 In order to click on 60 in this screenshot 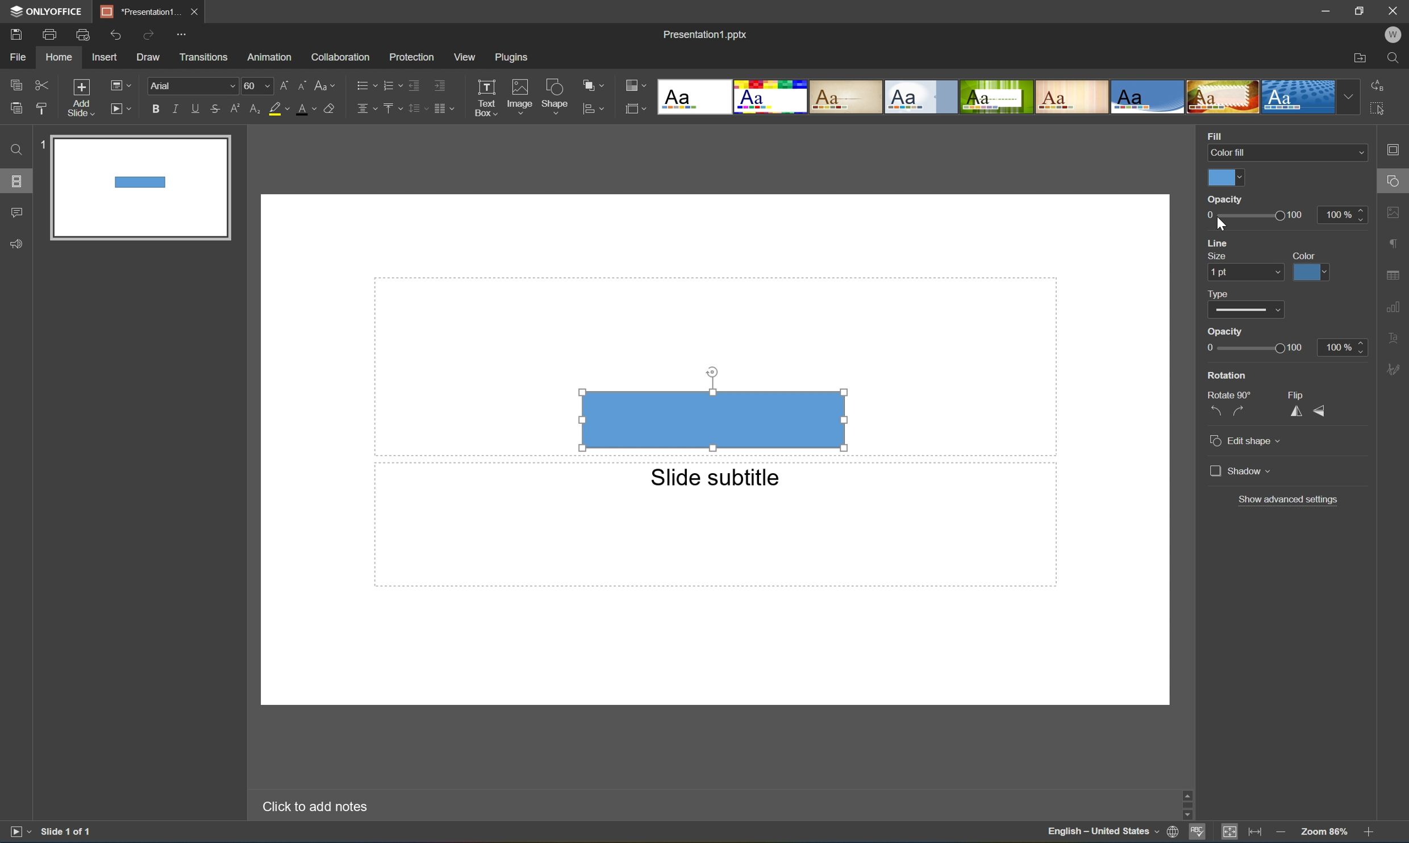, I will do `click(256, 86)`.